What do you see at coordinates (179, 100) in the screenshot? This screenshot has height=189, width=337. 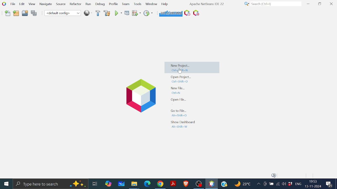 I see `Open file` at bounding box center [179, 100].